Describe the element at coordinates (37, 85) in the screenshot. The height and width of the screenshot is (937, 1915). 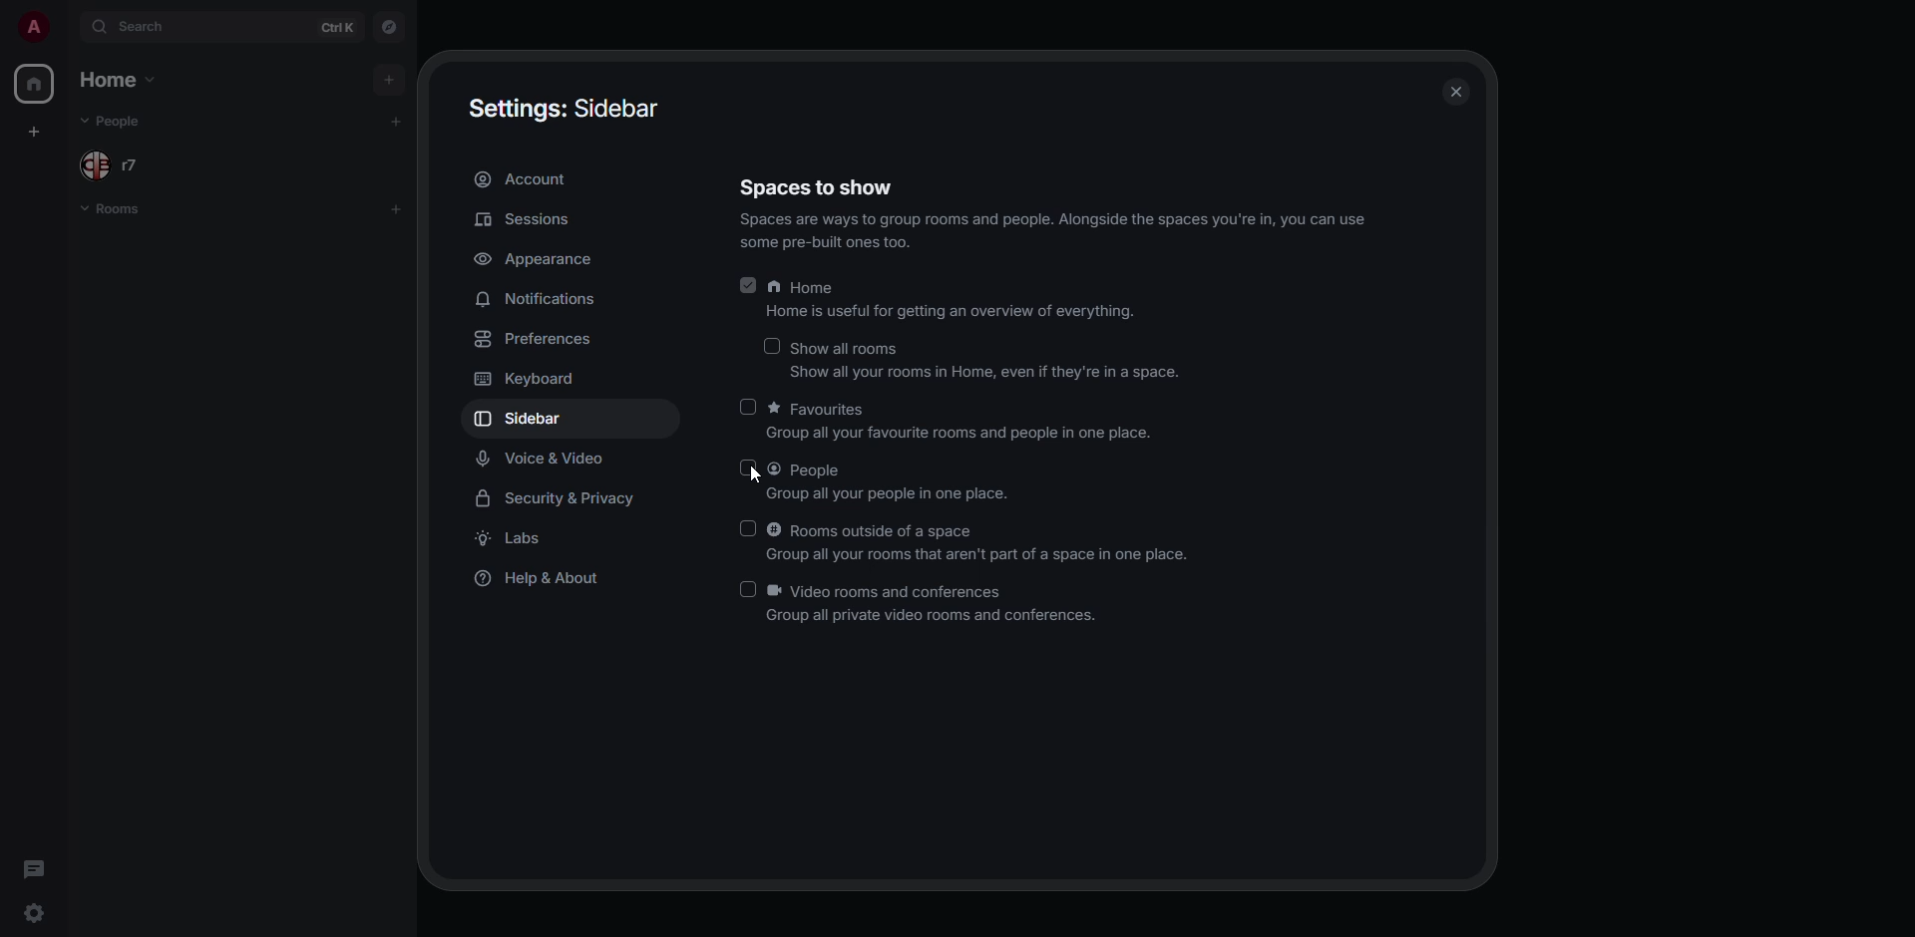
I see `home` at that location.